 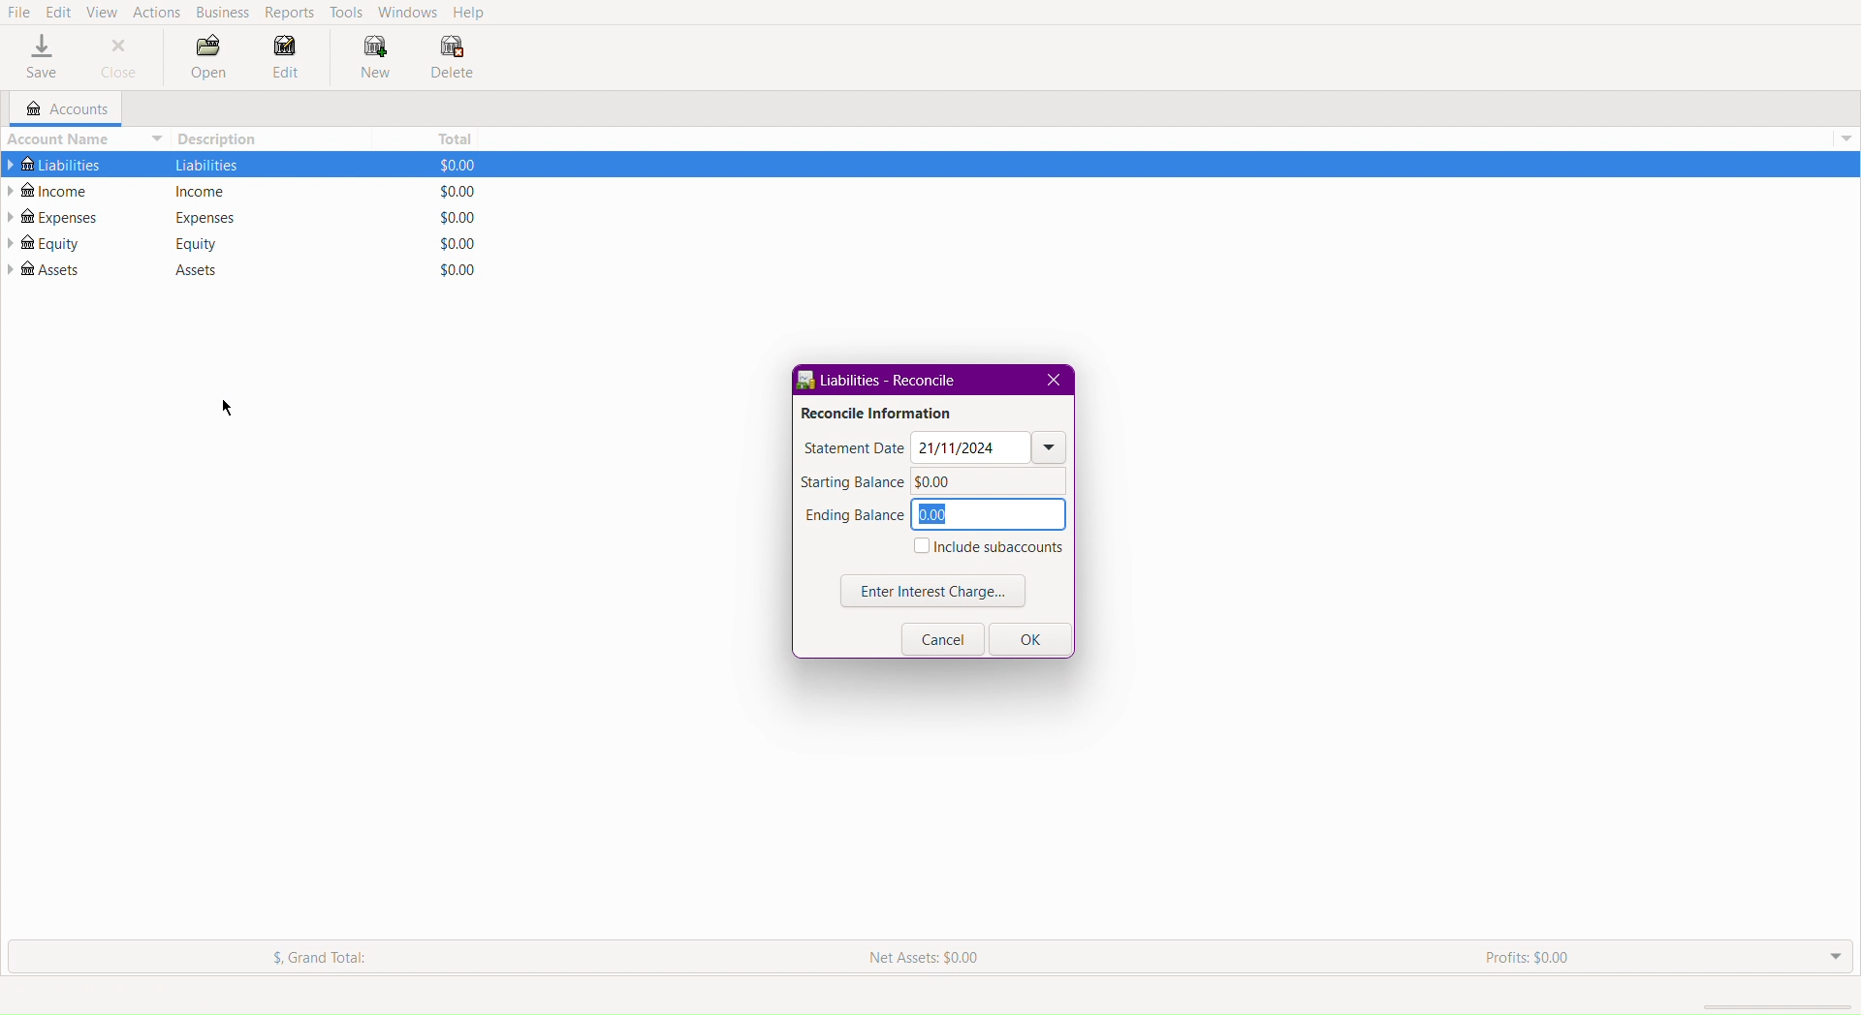 What do you see at coordinates (50, 243) in the screenshot?
I see `Equity` at bounding box center [50, 243].